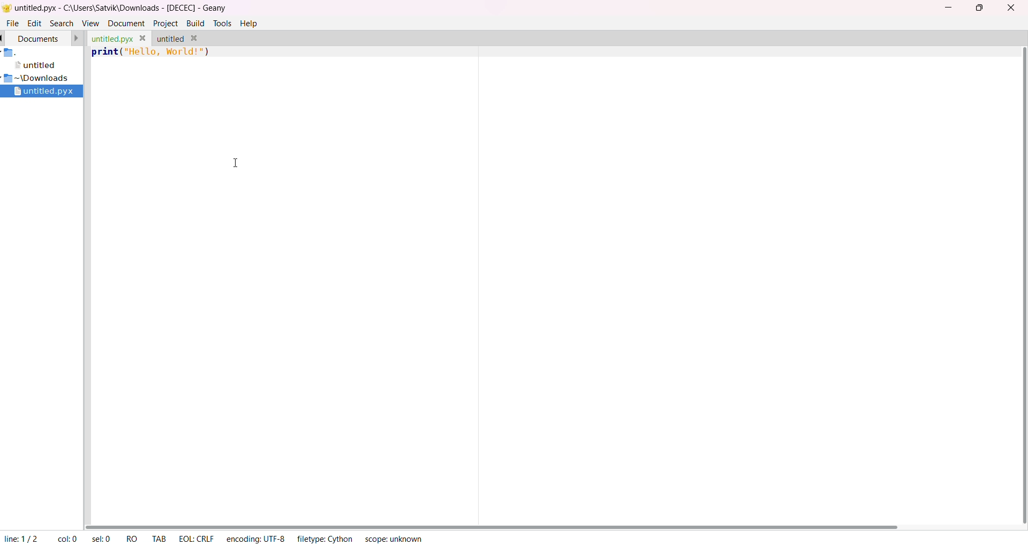 The image size is (1028, 545). What do you see at coordinates (39, 65) in the screenshot?
I see `untitled` at bounding box center [39, 65].